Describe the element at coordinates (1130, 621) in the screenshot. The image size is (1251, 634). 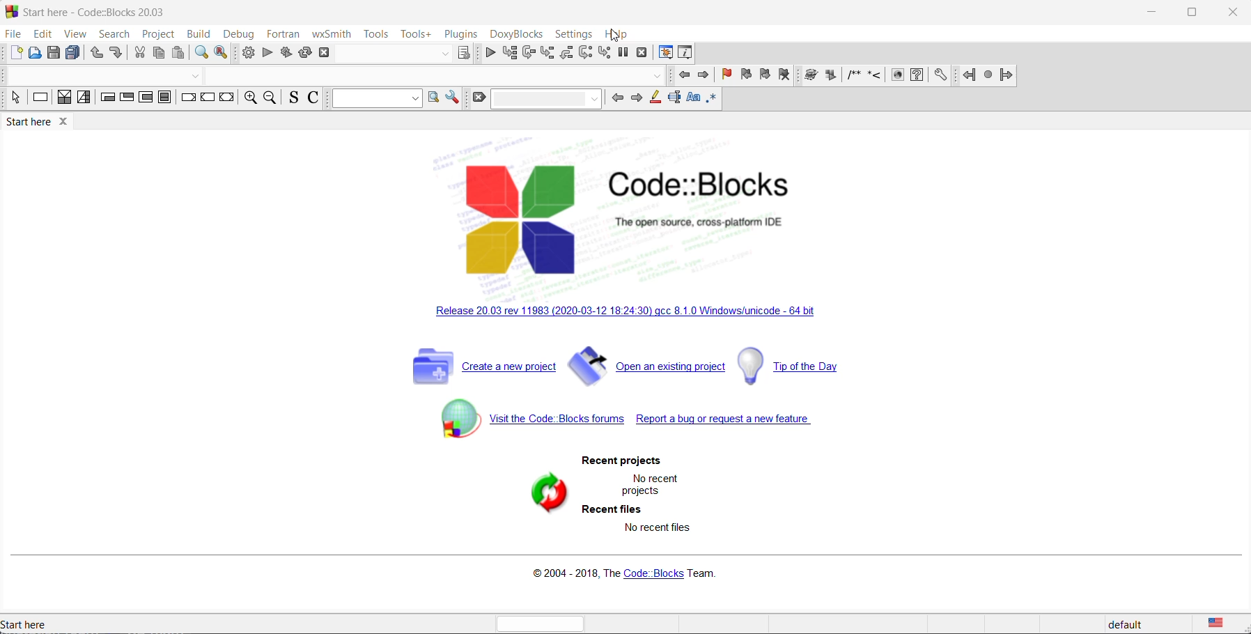
I see `default` at that location.